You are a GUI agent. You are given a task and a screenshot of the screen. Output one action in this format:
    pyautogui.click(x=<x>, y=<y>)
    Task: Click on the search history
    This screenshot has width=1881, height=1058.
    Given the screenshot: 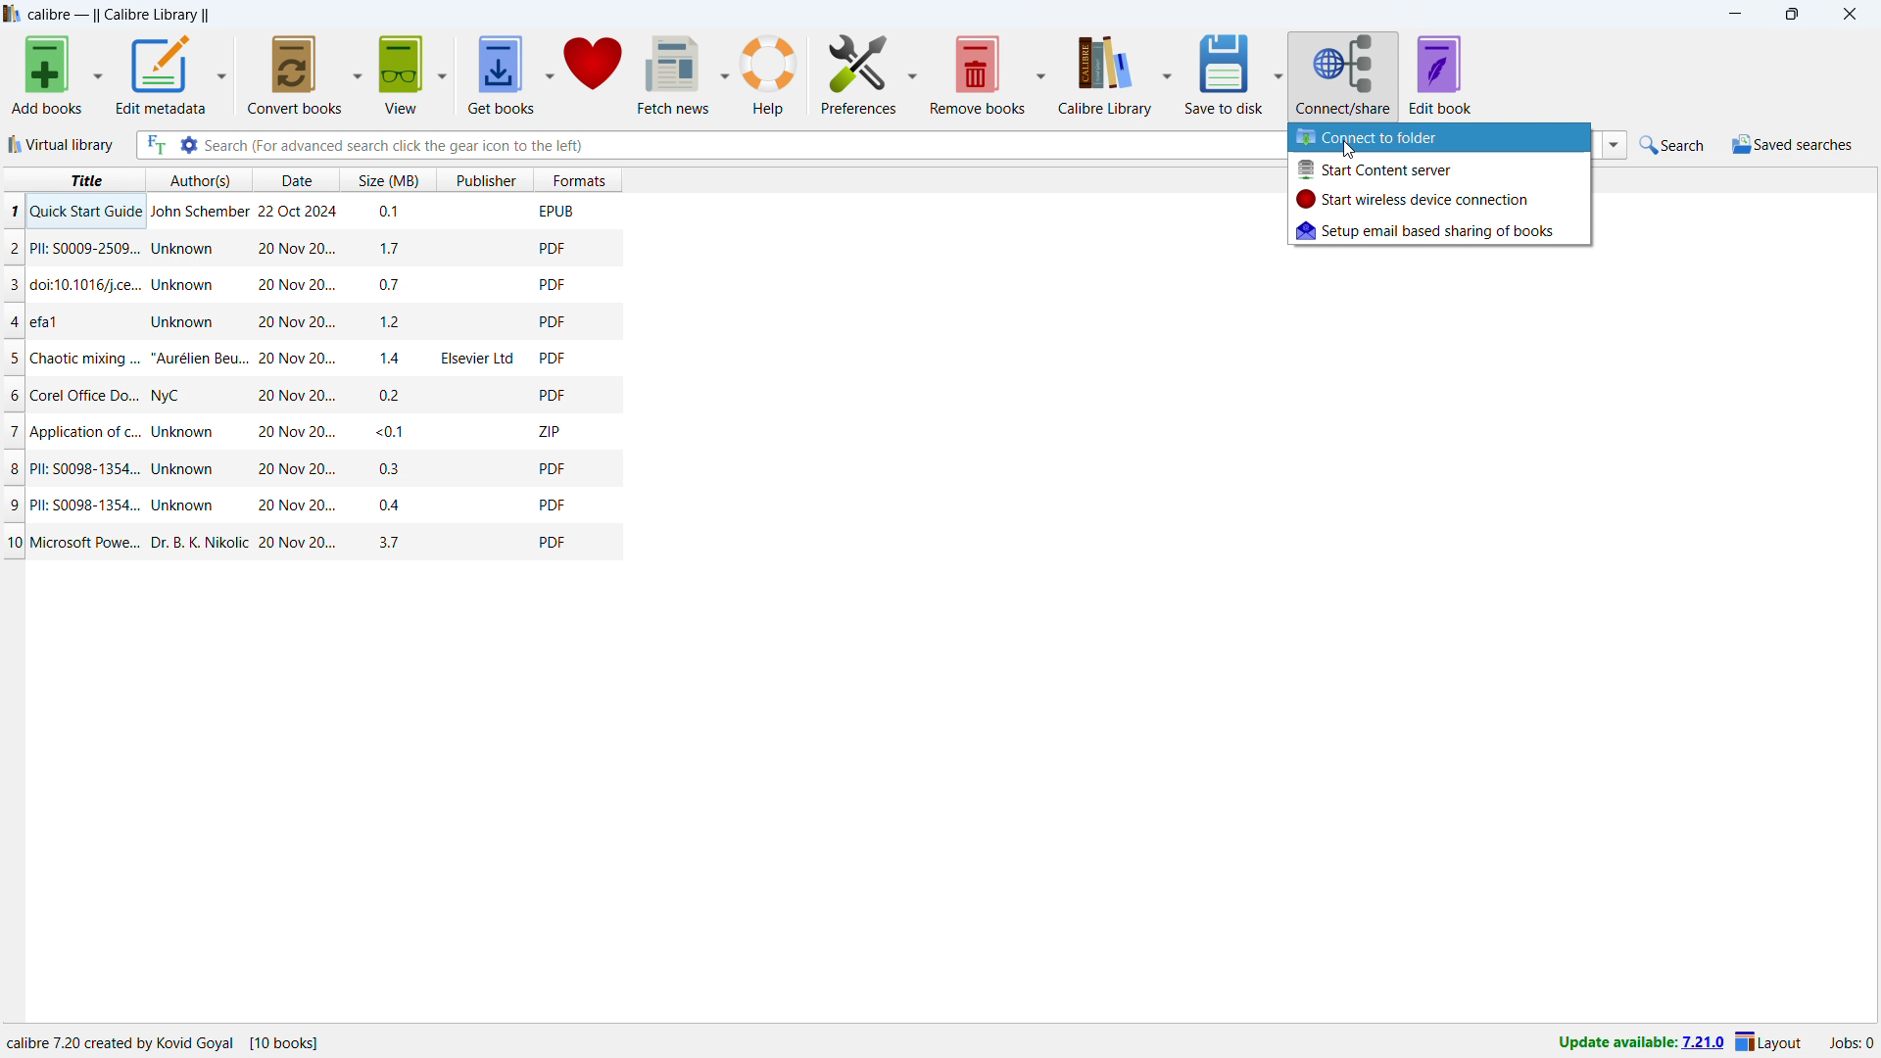 What is the action you would take?
    pyautogui.click(x=1614, y=145)
    